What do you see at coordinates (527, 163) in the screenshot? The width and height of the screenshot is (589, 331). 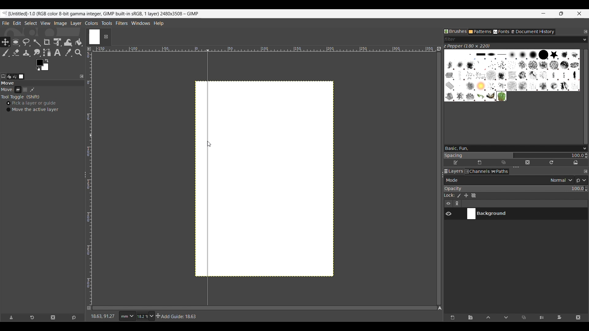 I see `Delete this brush` at bounding box center [527, 163].